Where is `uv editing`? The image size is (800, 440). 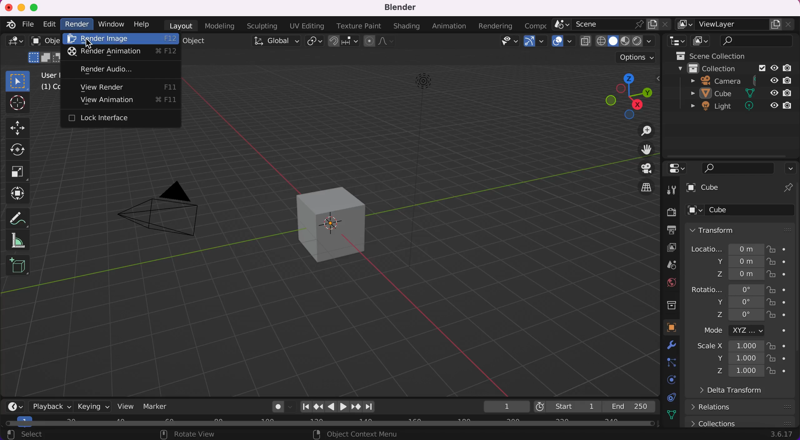 uv editing is located at coordinates (307, 27).